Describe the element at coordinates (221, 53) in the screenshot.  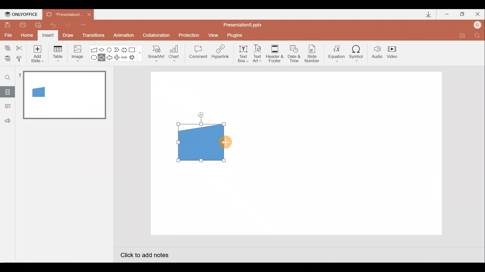
I see `Hyperlink` at that location.